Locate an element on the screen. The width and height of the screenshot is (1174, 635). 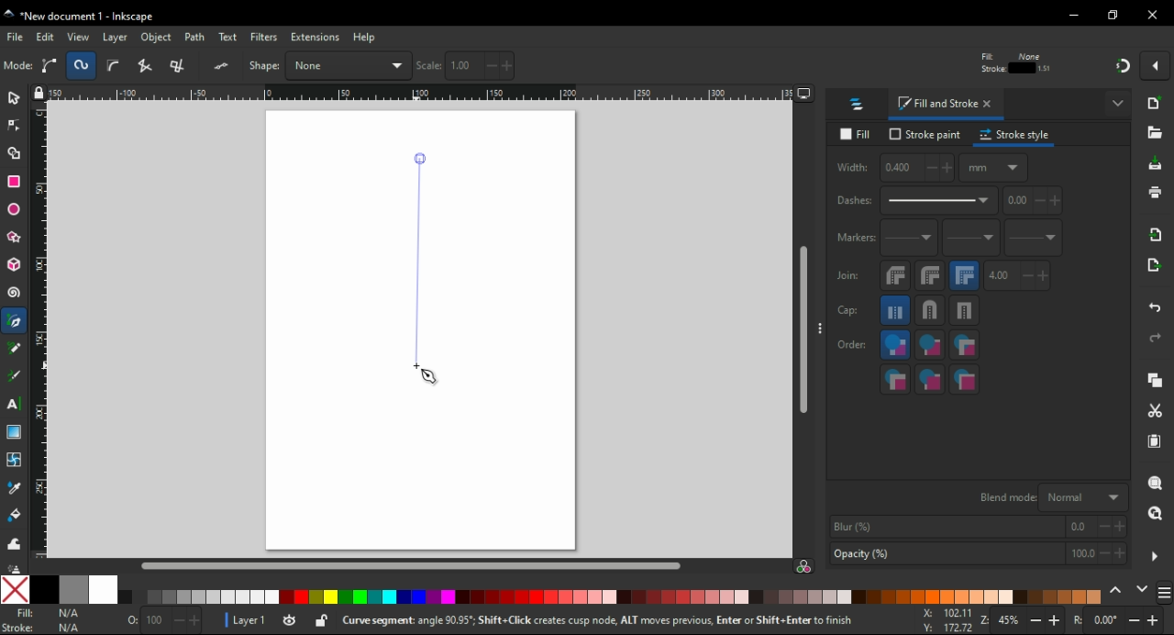
path is located at coordinates (196, 37).